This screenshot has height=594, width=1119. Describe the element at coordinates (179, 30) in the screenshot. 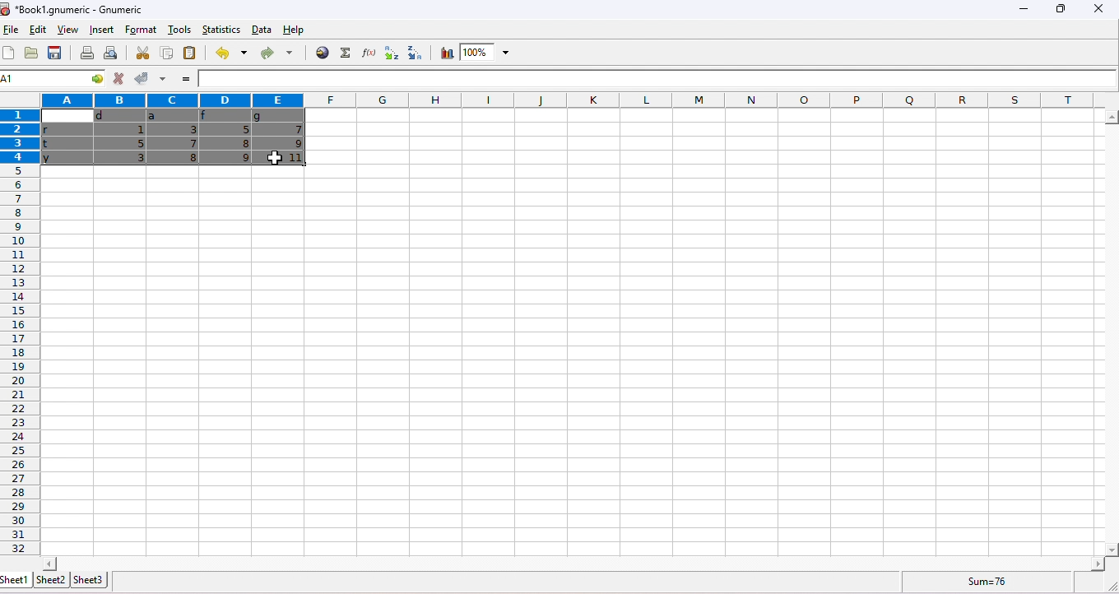

I see `tools` at that location.